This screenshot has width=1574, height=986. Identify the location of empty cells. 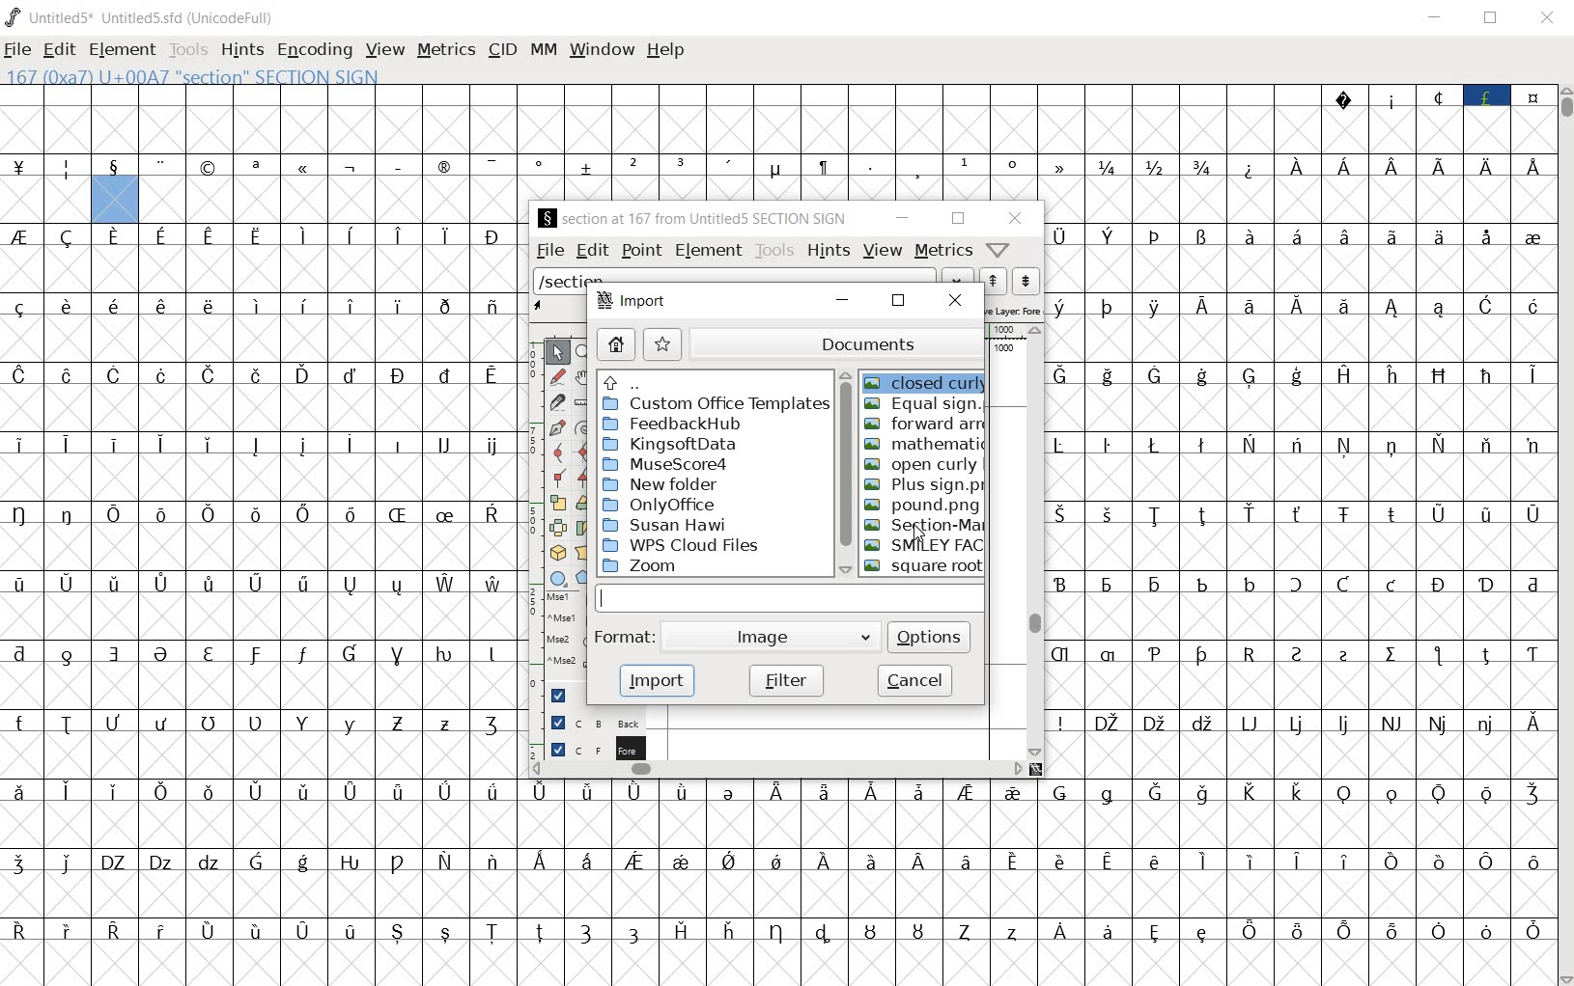
(1300, 685).